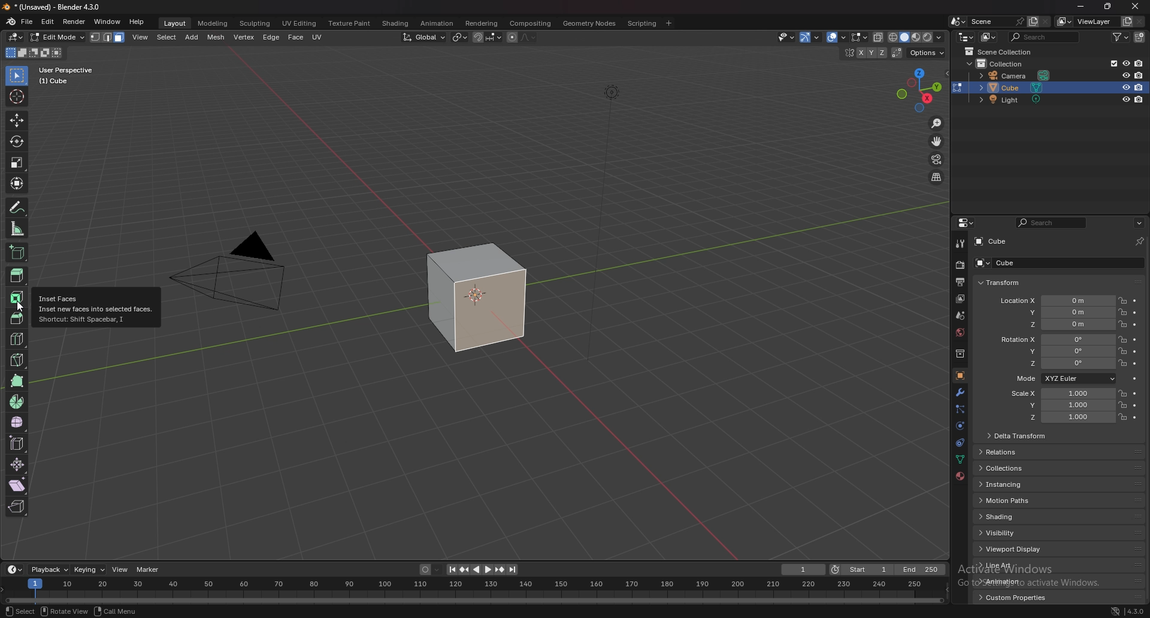 The width and height of the screenshot is (1150, 618). What do you see at coordinates (430, 569) in the screenshot?
I see `auto keying` at bounding box center [430, 569].